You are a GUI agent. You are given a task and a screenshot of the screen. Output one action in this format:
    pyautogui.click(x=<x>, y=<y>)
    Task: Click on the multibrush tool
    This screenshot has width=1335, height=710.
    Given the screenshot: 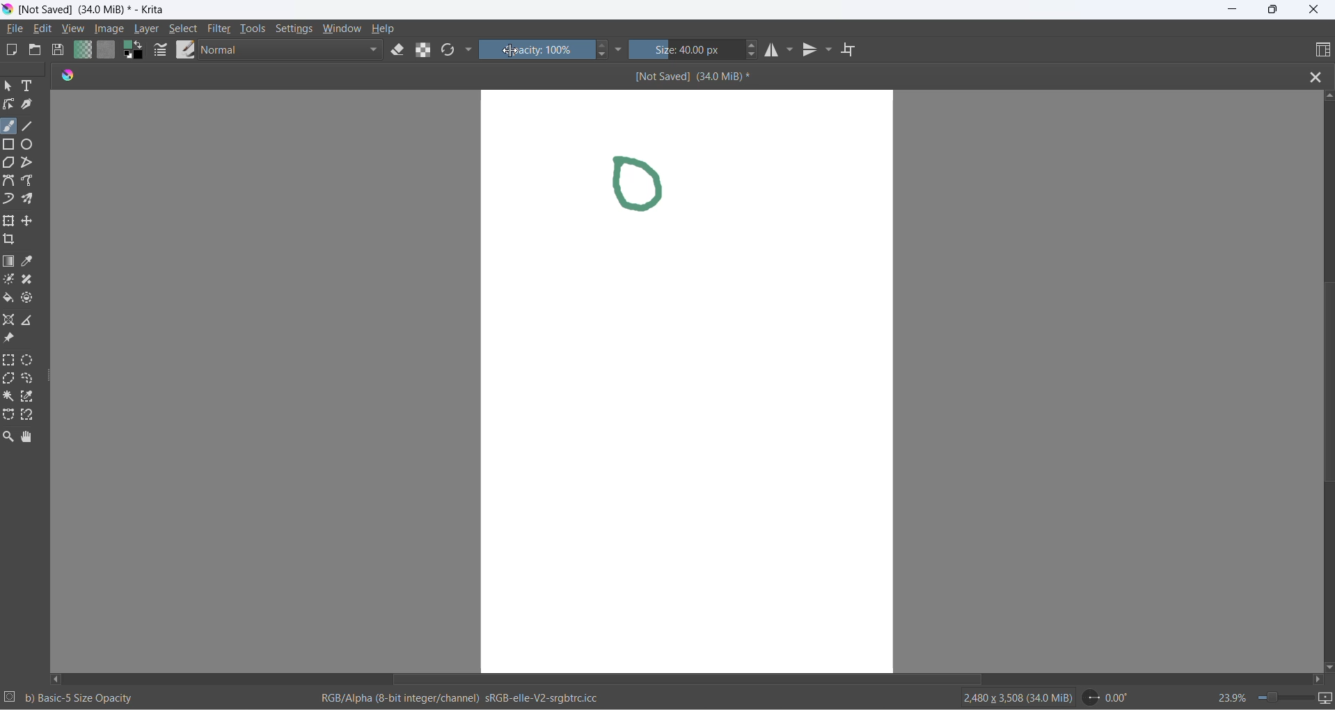 What is the action you would take?
    pyautogui.click(x=34, y=200)
    